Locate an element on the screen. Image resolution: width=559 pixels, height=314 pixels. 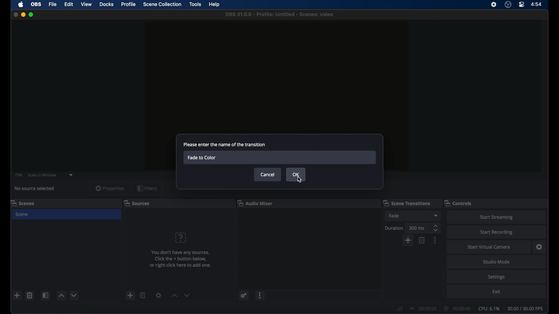
more options is located at coordinates (260, 295).